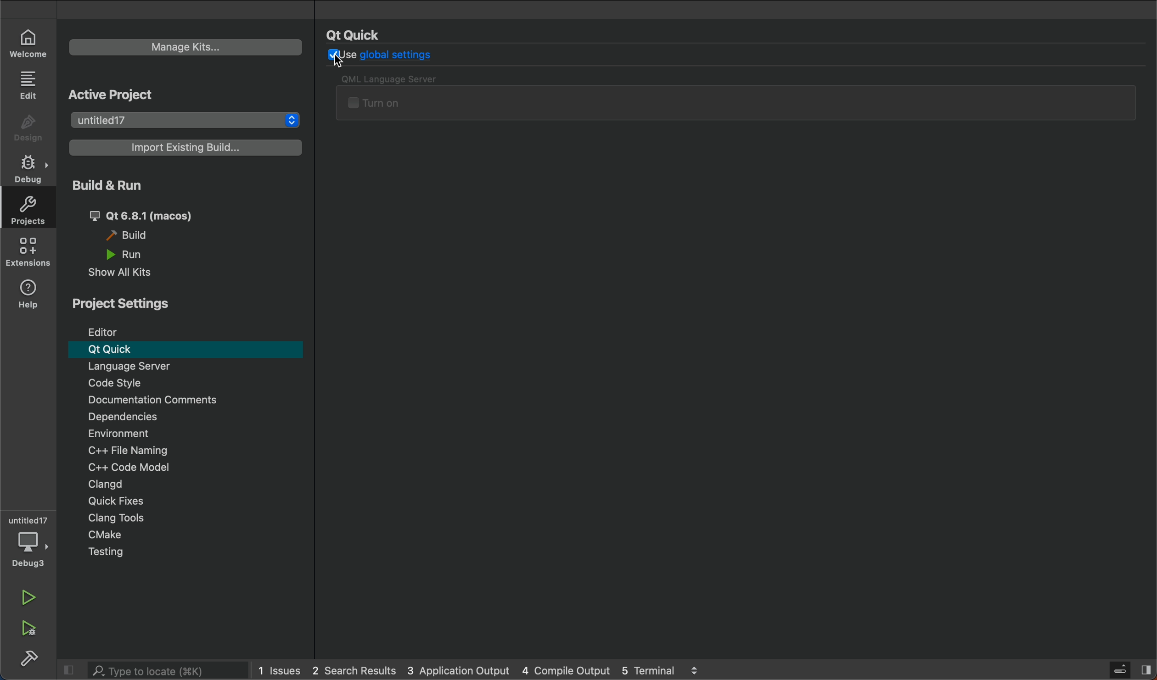 The height and width of the screenshot is (680, 1157). Describe the element at coordinates (1129, 669) in the screenshot. I see `sidebat toggle ` at that location.